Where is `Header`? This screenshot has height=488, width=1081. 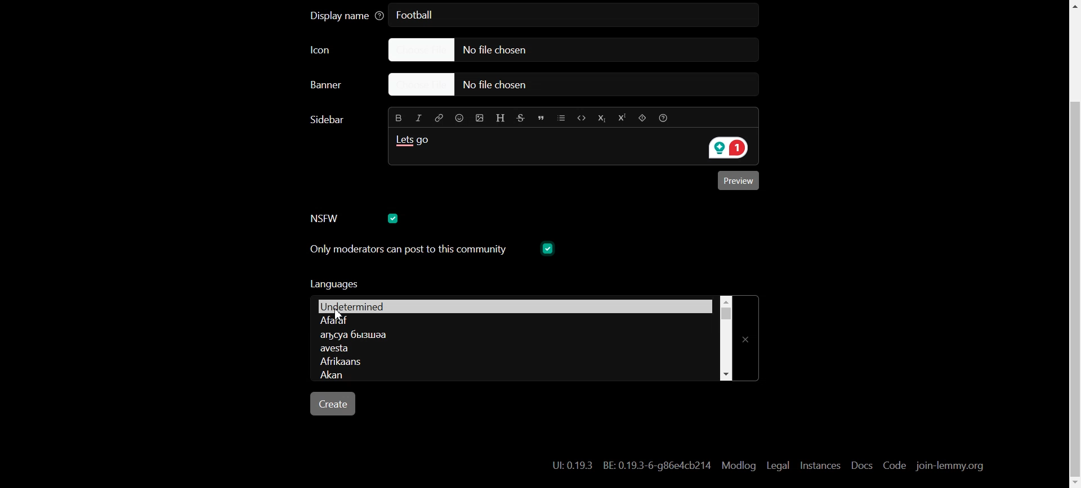
Header is located at coordinates (501, 116).